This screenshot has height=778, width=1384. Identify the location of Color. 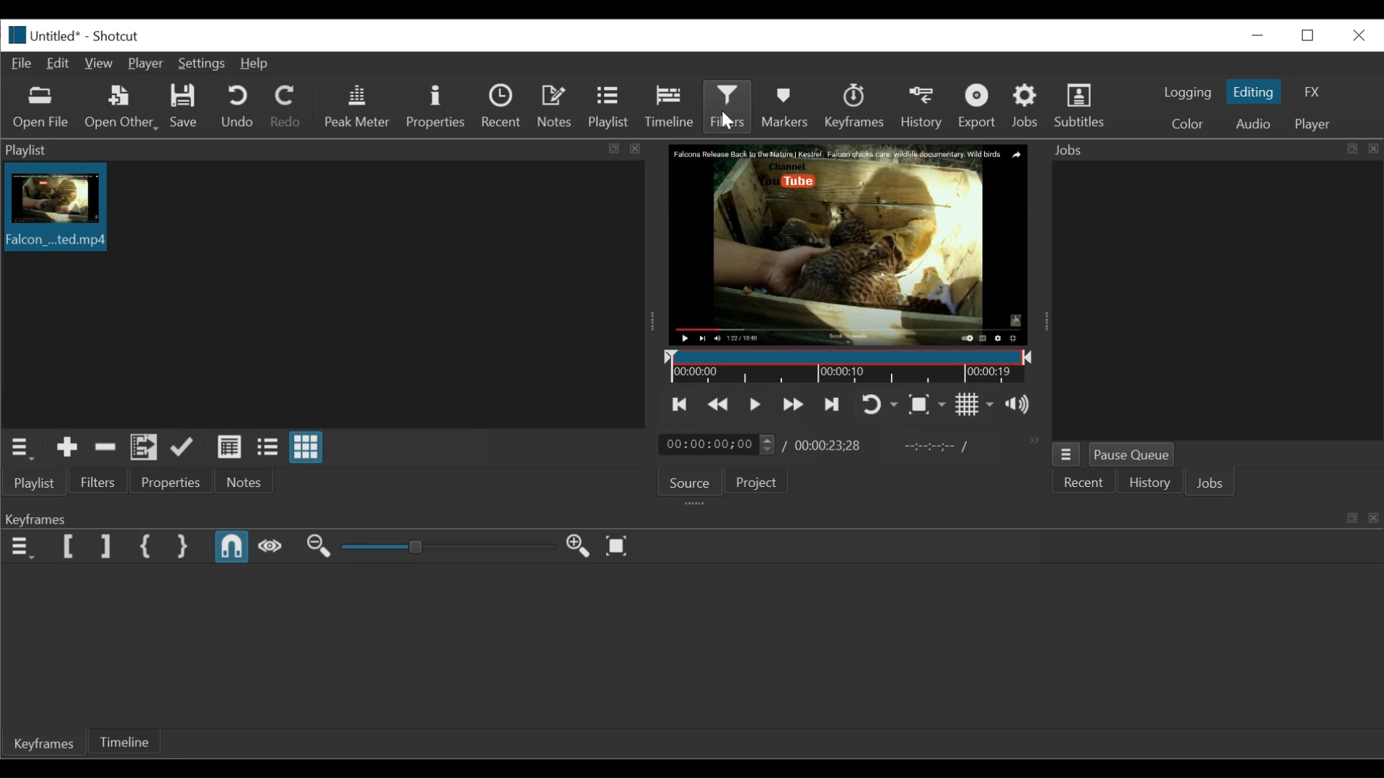
(1188, 122).